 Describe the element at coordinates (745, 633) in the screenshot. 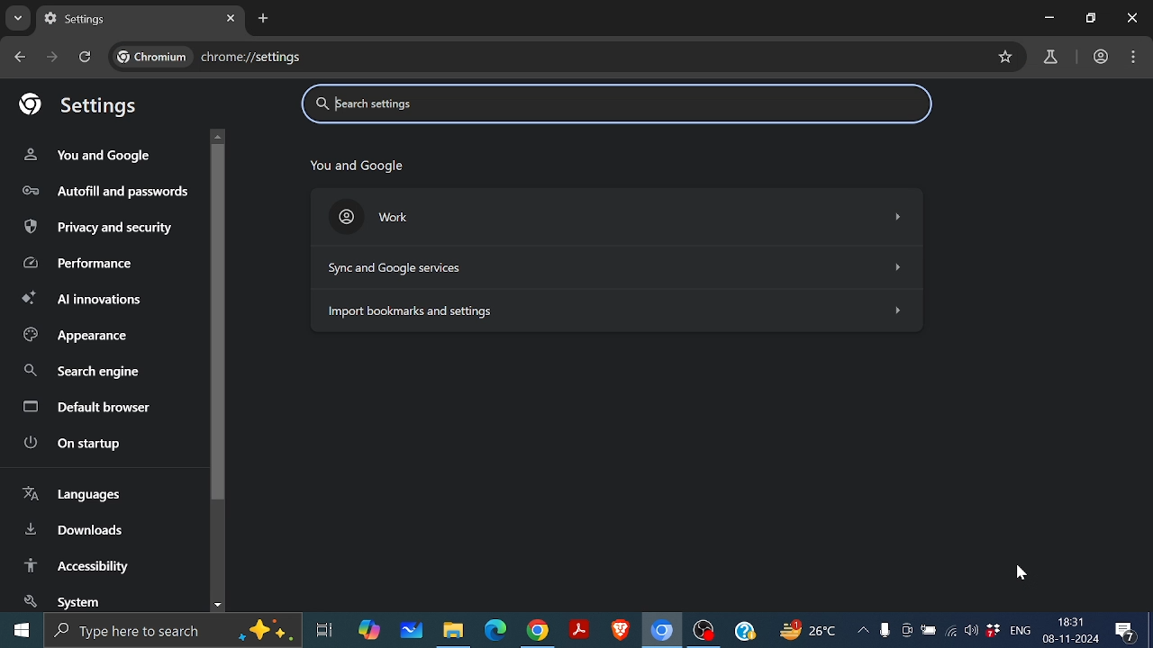

I see `help` at that location.